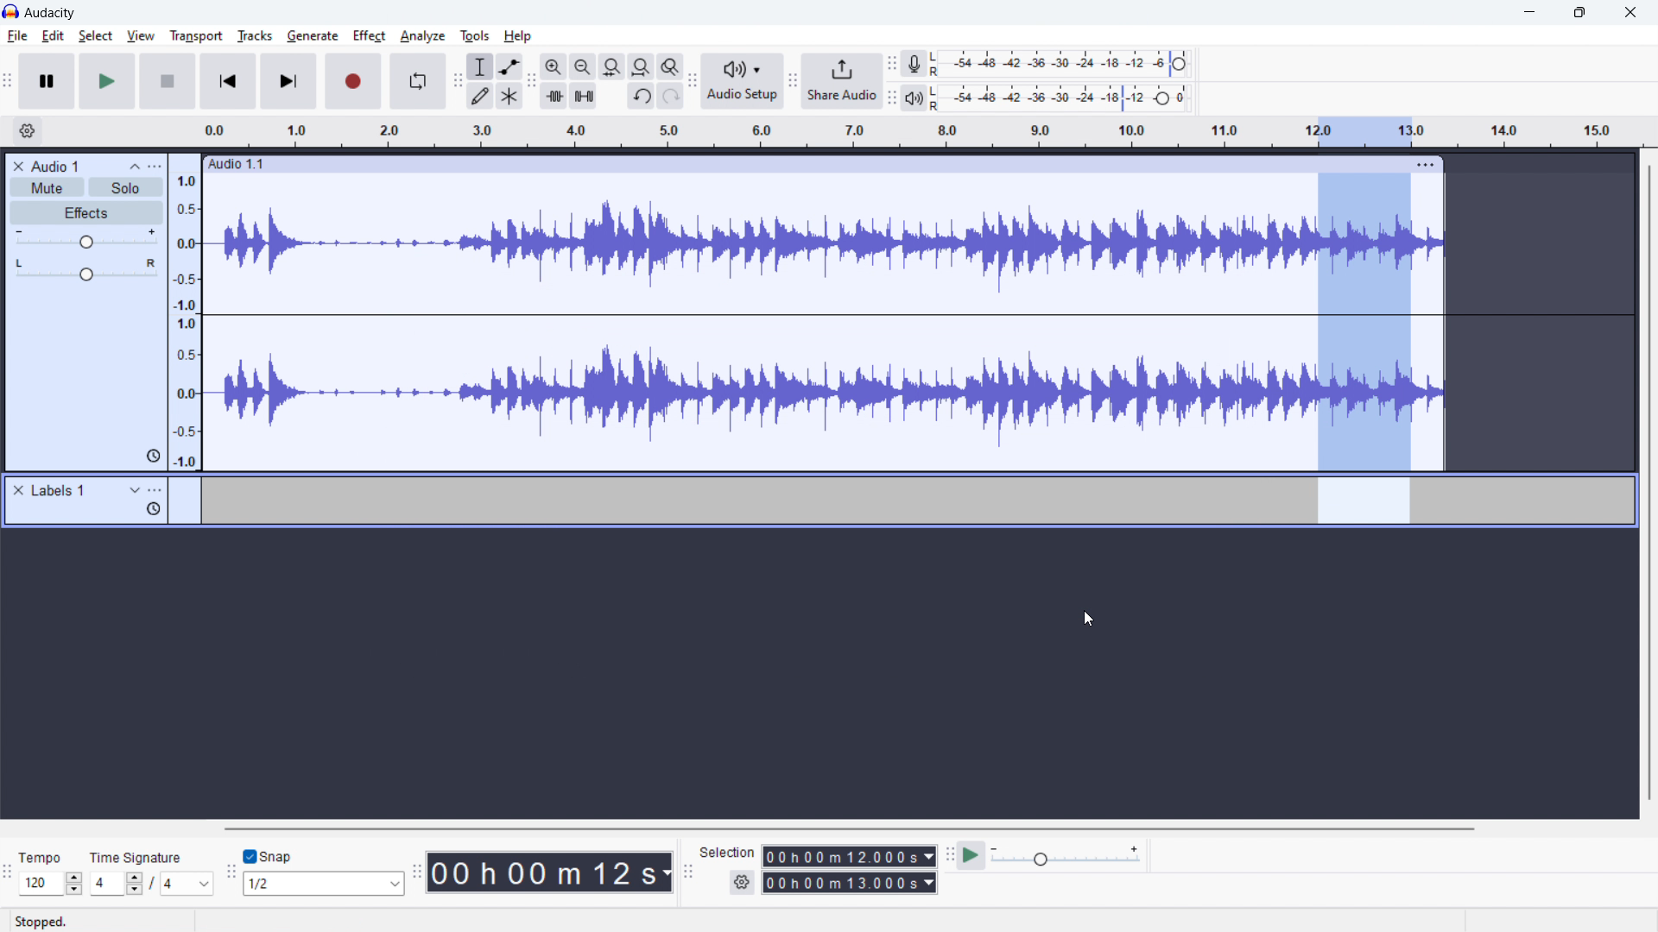 This screenshot has width=1658, height=932. I want to click on play at speed toolbar, so click(949, 857).